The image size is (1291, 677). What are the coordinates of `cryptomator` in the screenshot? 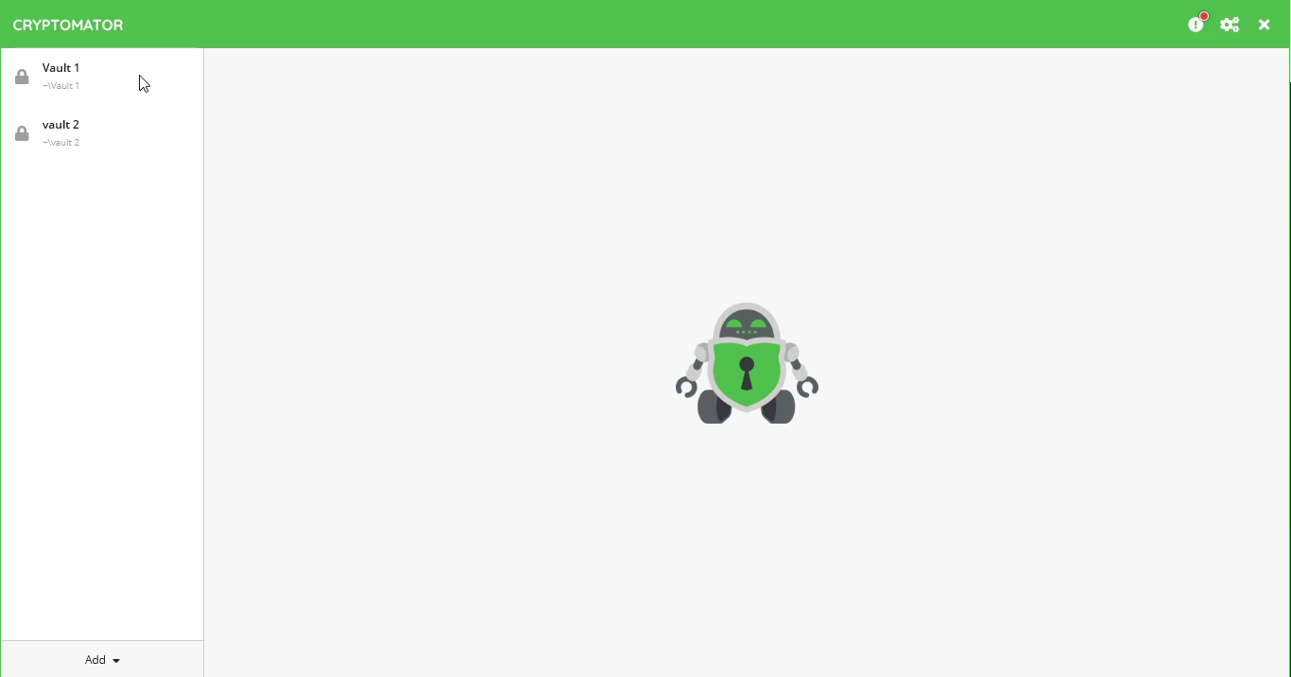 It's located at (70, 25).